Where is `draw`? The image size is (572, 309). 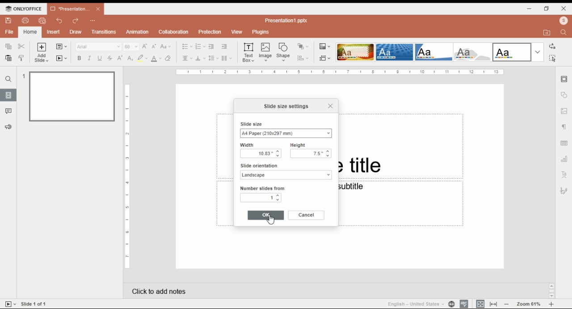 draw is located at coordinates (76, 32).